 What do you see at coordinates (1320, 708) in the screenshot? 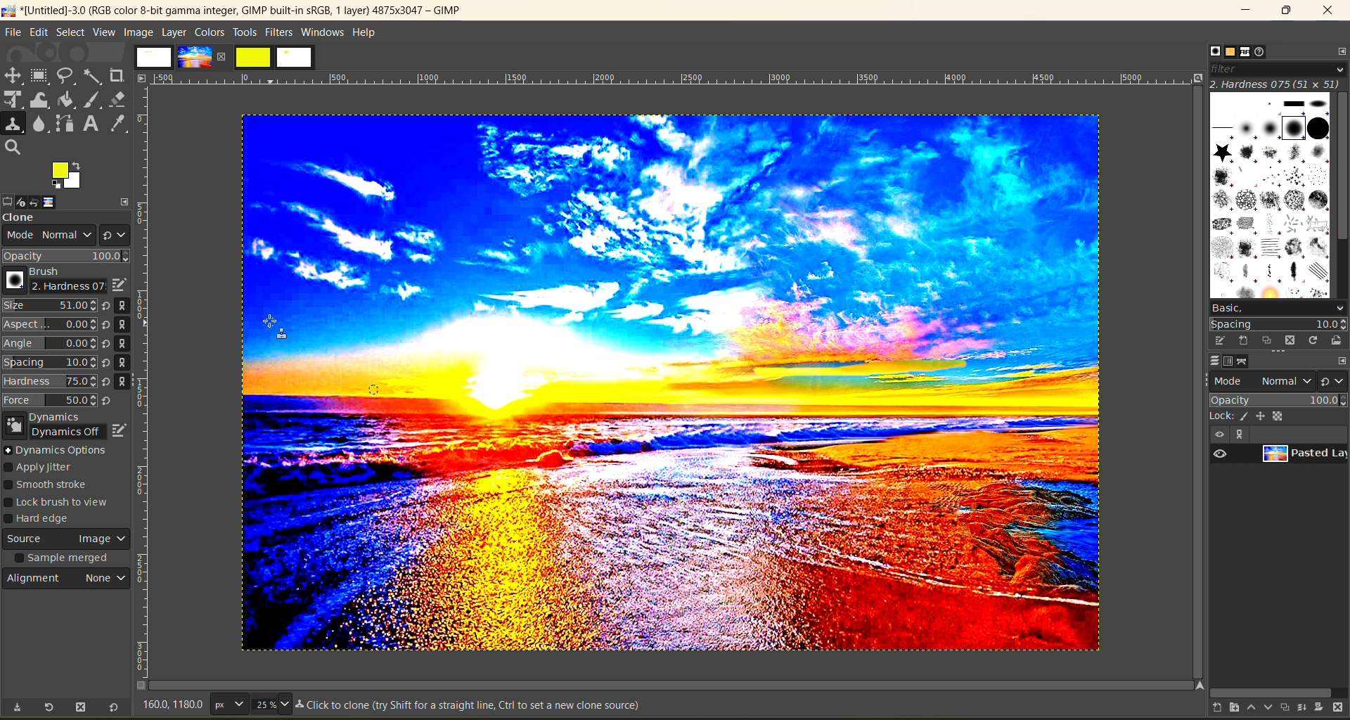
I see `add a mask` at bounding box center [1320, 708].